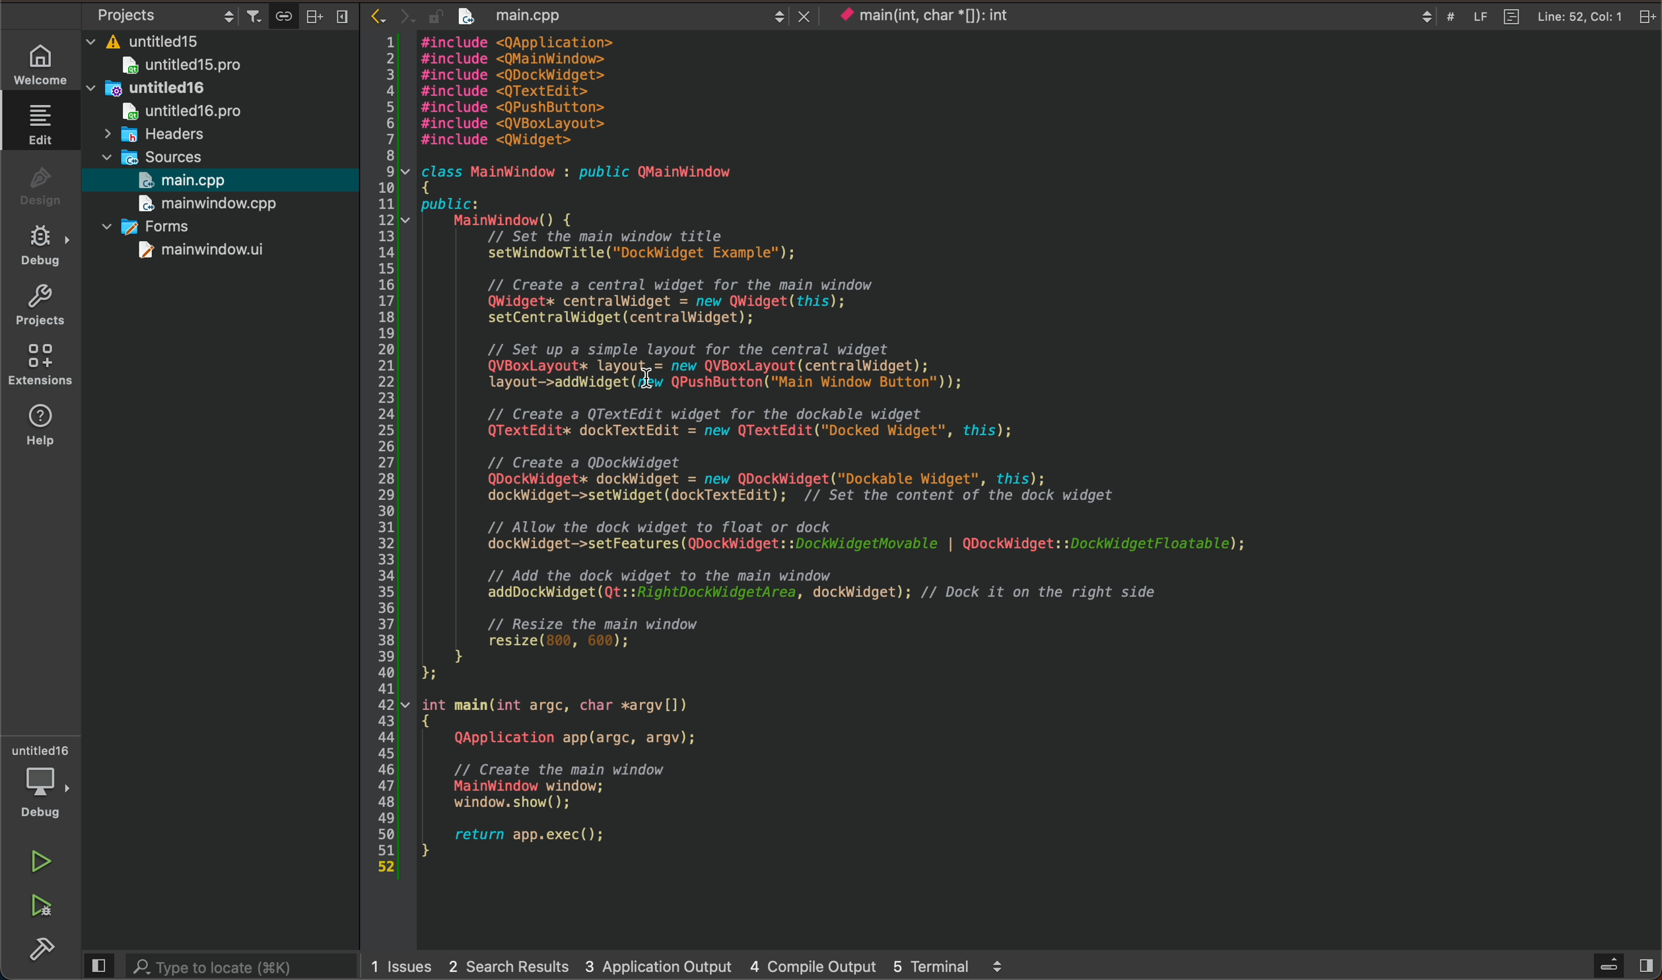  I want to click on main.cpp, so click(191, 178).